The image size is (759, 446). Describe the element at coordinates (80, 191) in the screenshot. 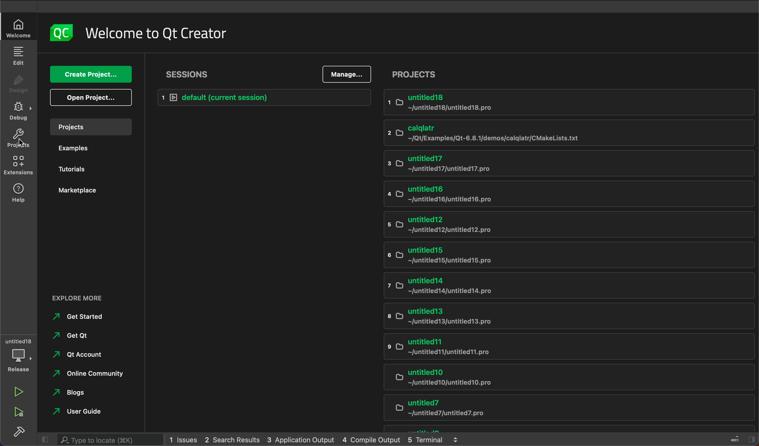

I see `marketplace` at that location.